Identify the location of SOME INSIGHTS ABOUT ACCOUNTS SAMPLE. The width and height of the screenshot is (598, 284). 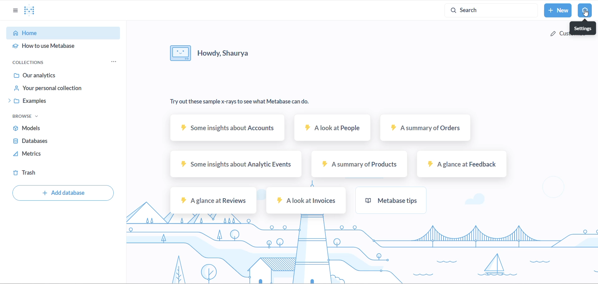
(230, 129).